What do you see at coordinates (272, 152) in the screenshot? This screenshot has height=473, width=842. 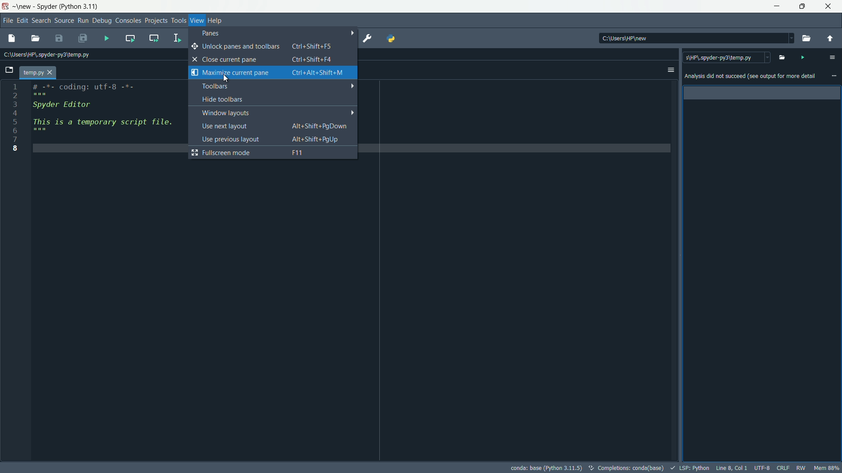 I see `fullscreen mode` at bounding box center [272, 152].